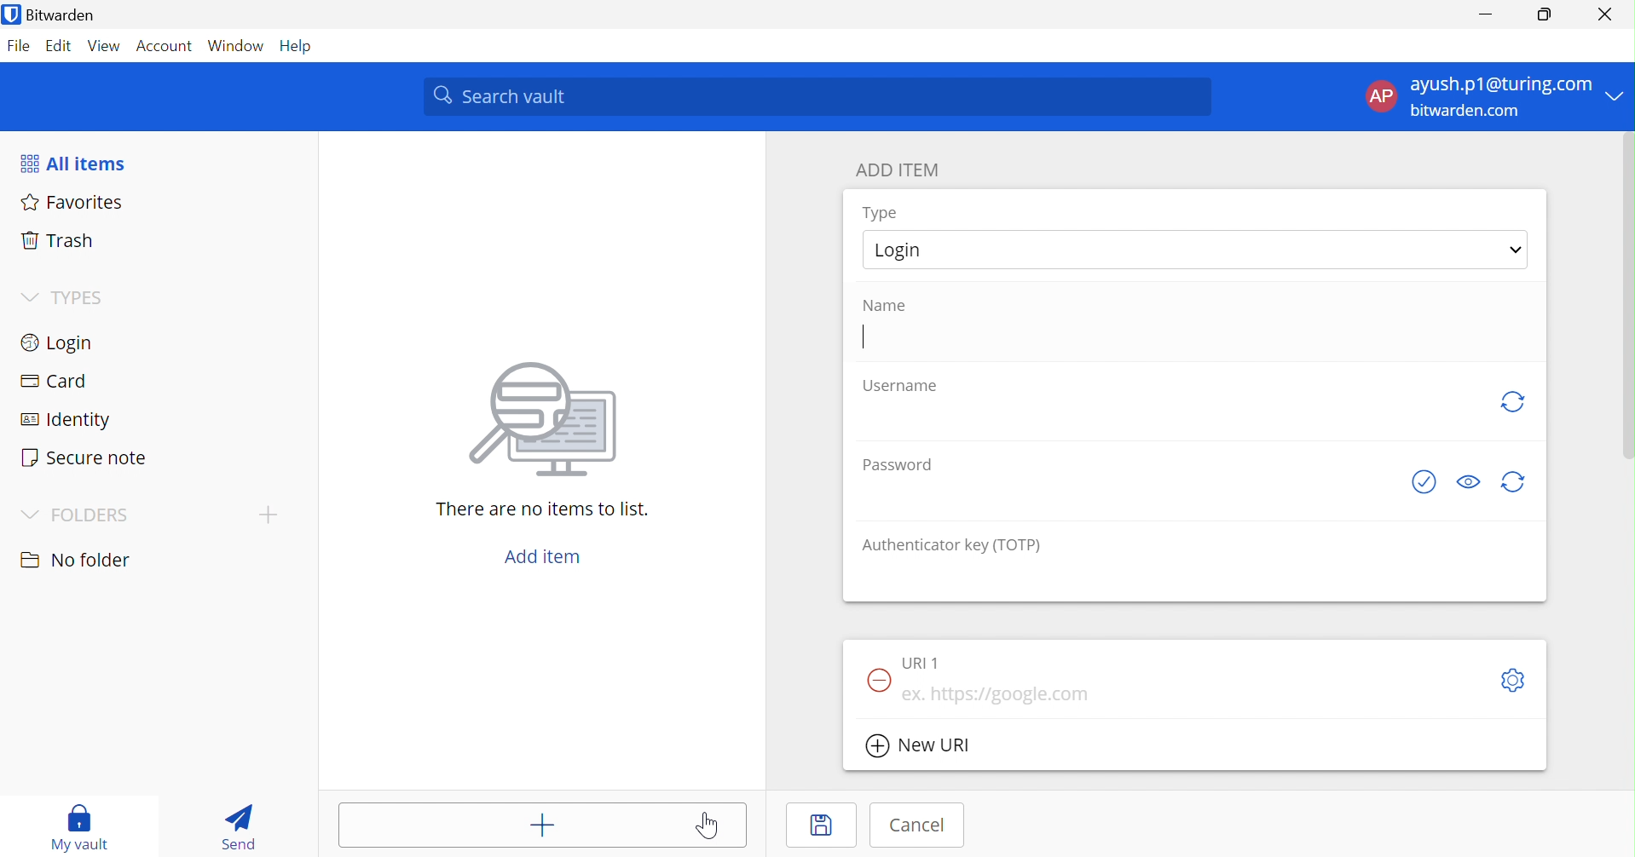 The width and height of the screenshot is (1635, 857). What do you see at coordinates (1628, 296) in the screenshot?
I see `scrollbar` at bounding box center [1628, 296].